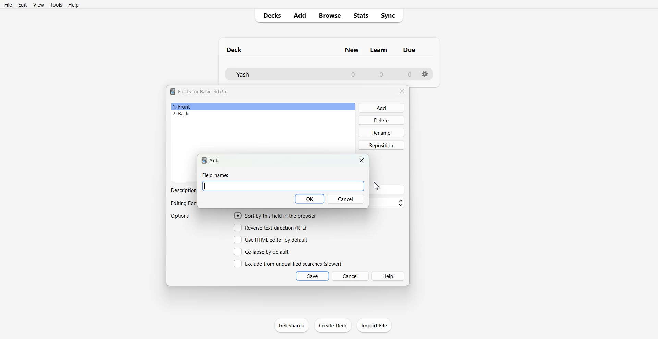 The image size is (658, 339). Describe the element at coordinates (389, 276) in the screenshot. I see `Help` at that location.